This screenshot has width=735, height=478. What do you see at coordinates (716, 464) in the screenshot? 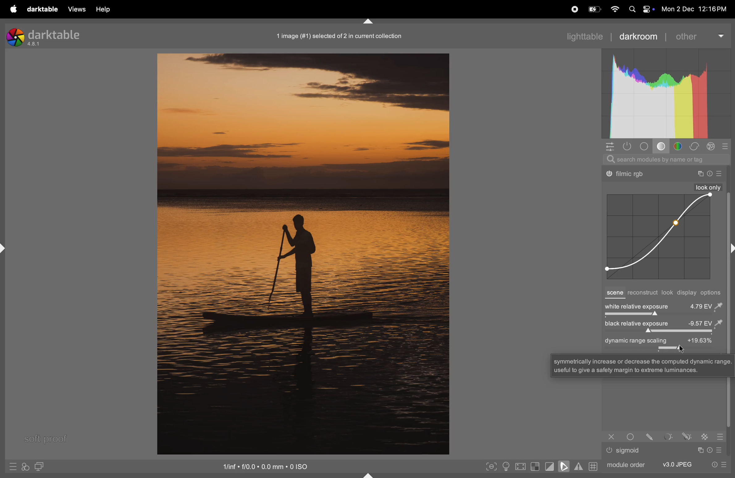
I see `quick acess to presets` at bounding box center [716, 464].